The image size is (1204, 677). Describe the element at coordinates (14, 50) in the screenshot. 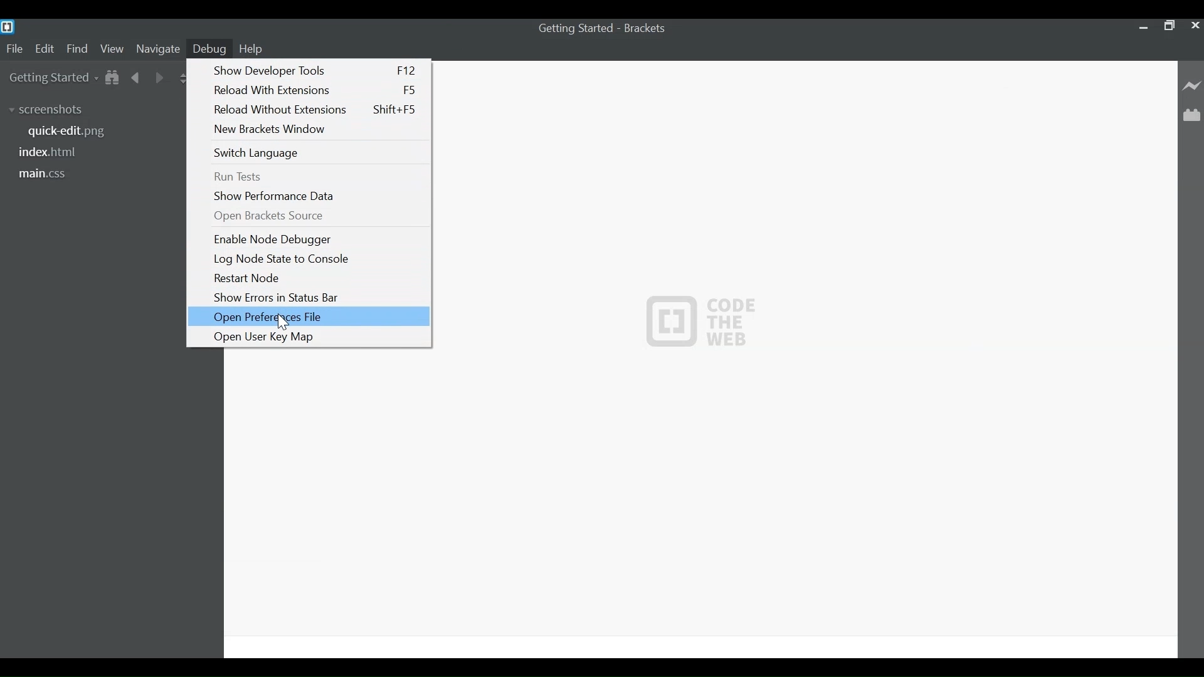

I see `File` at that location.